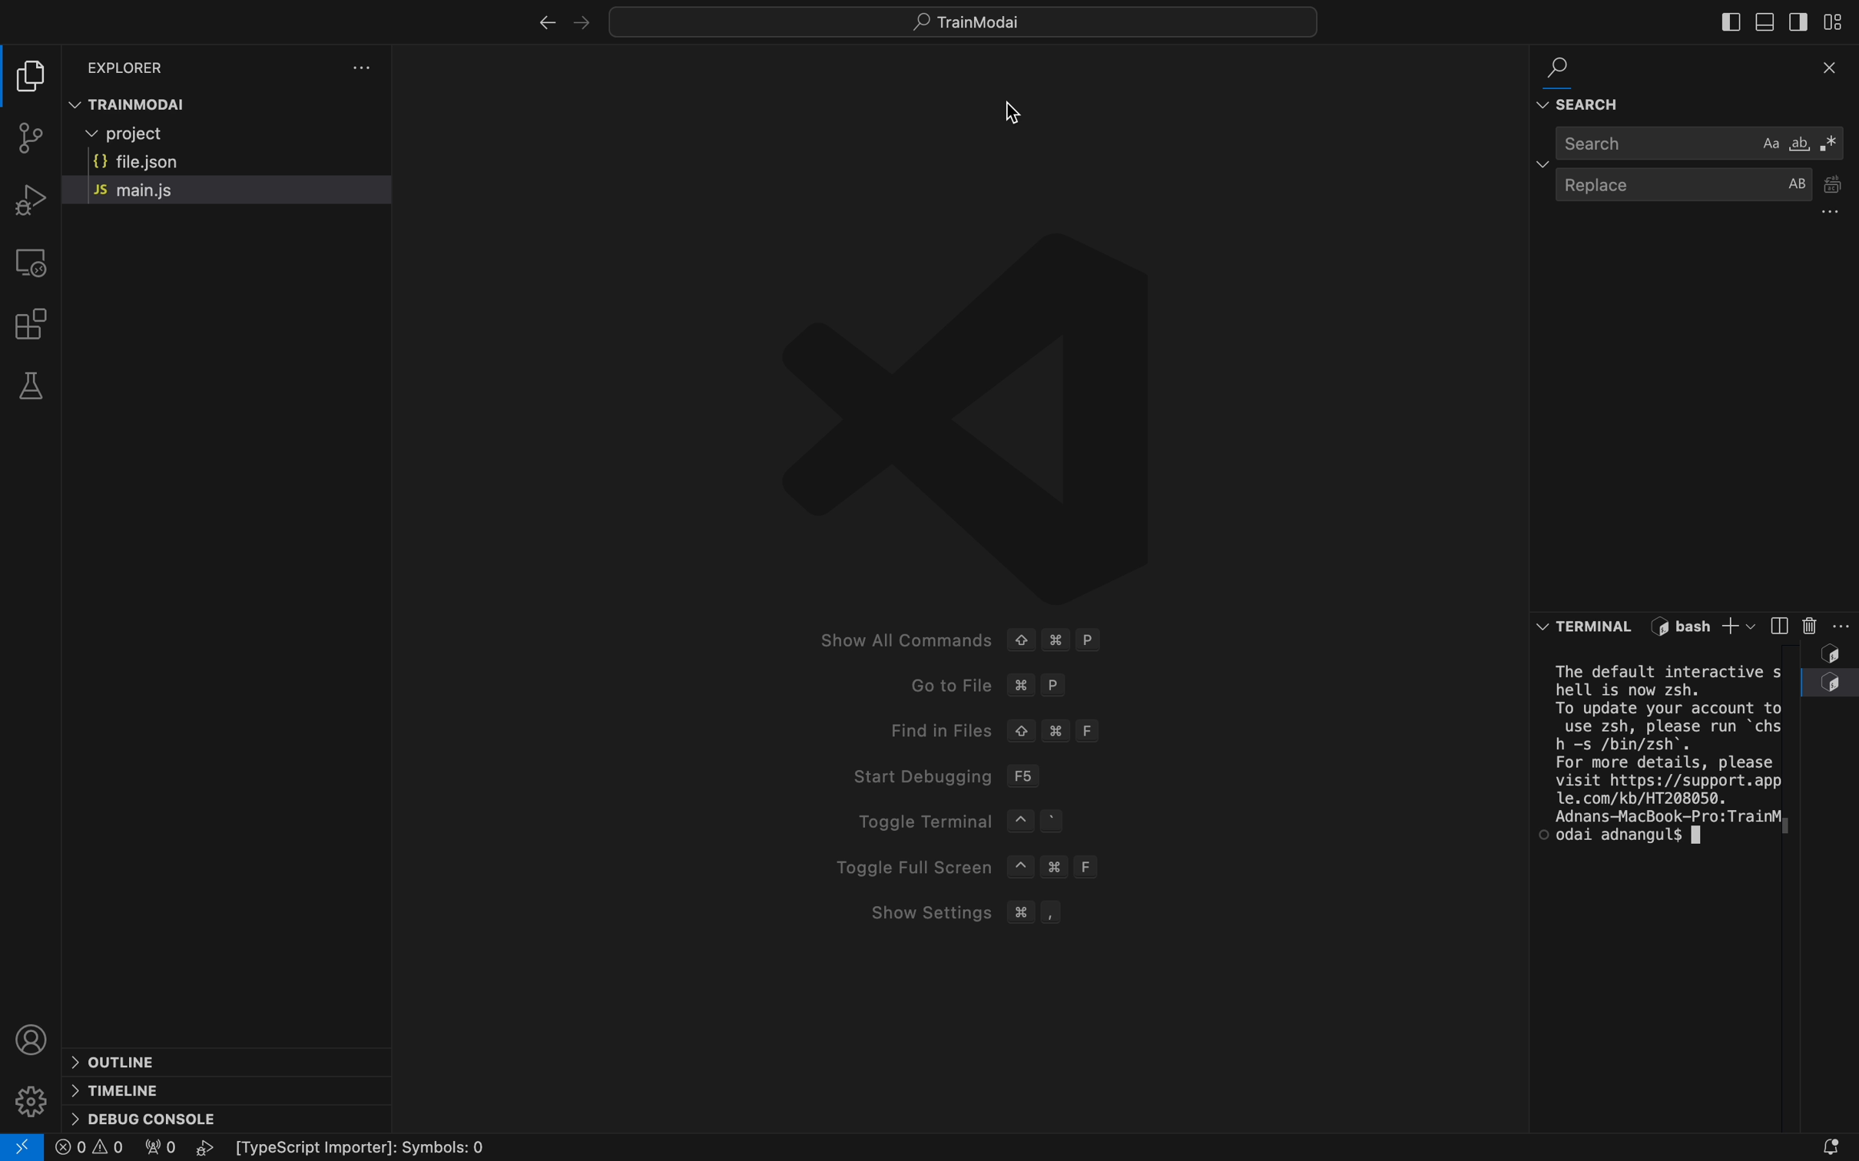  I want to click on terminal settings, so click(1844, 625).